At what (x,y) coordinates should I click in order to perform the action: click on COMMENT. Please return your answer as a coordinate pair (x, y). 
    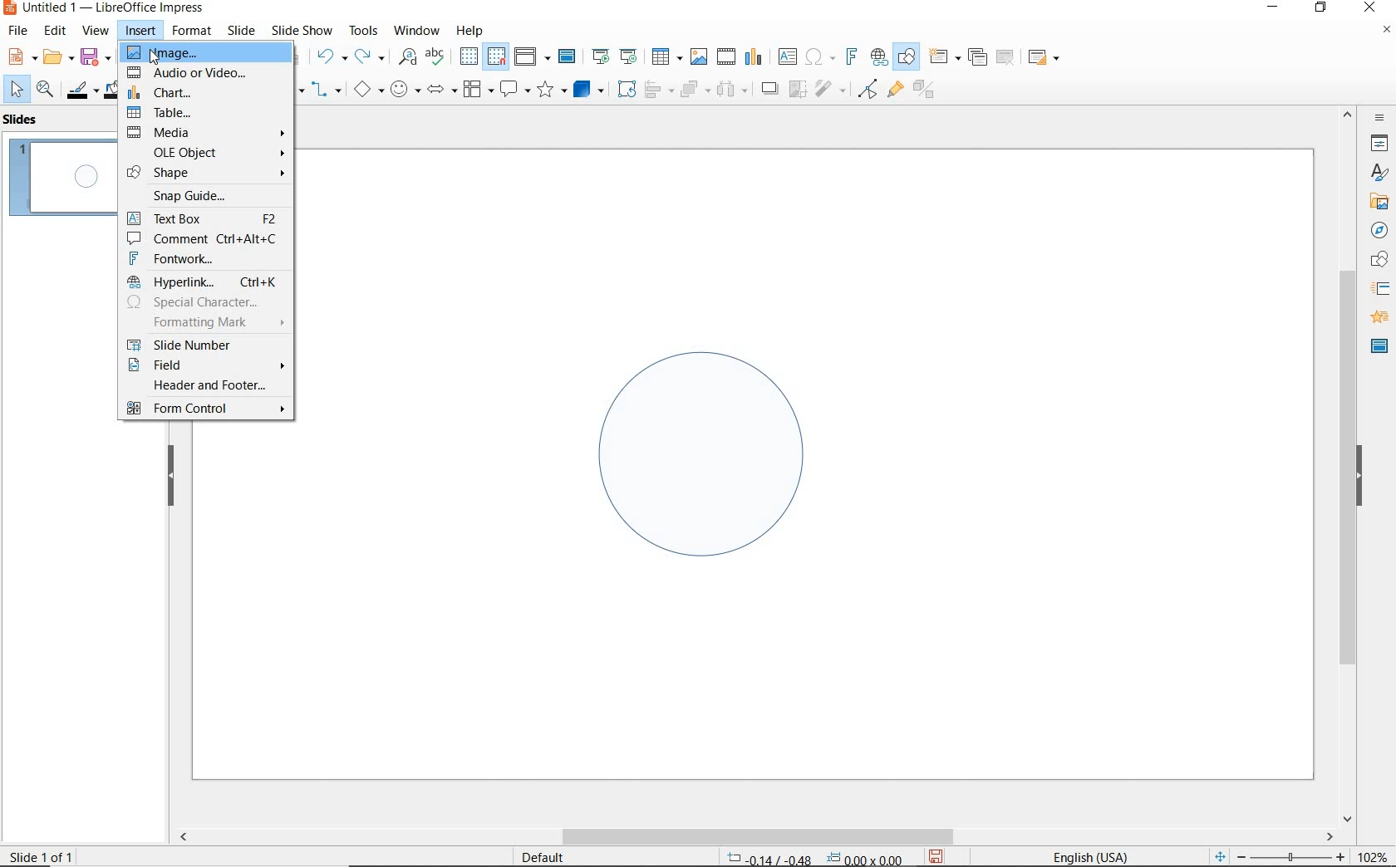
    Looking at the image, I should click on (208, 239).